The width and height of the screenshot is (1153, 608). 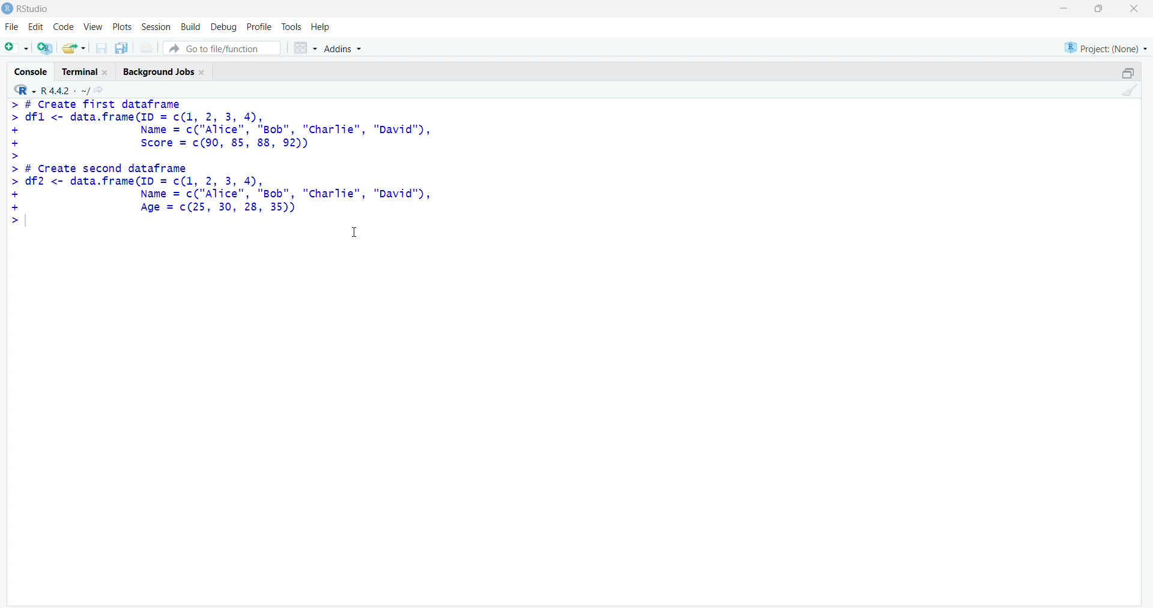 I want to click on profile, so click(x=259, y=27).